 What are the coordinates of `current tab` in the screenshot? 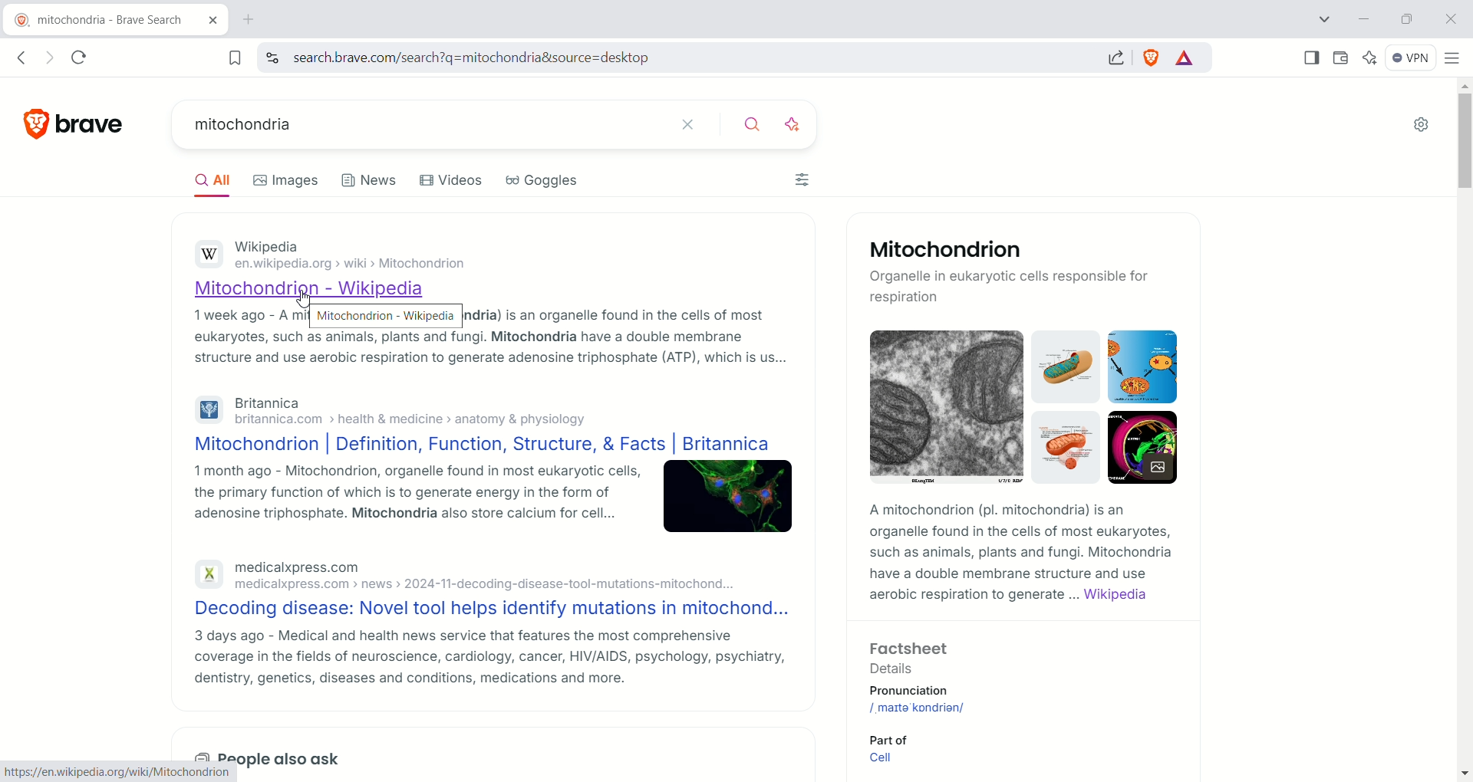 It's located at (116, 20).